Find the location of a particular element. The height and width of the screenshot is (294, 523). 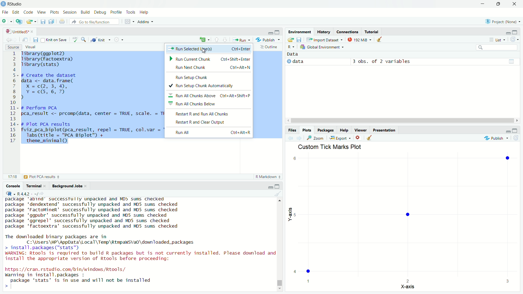

Help is located at coordinates (344, 130).